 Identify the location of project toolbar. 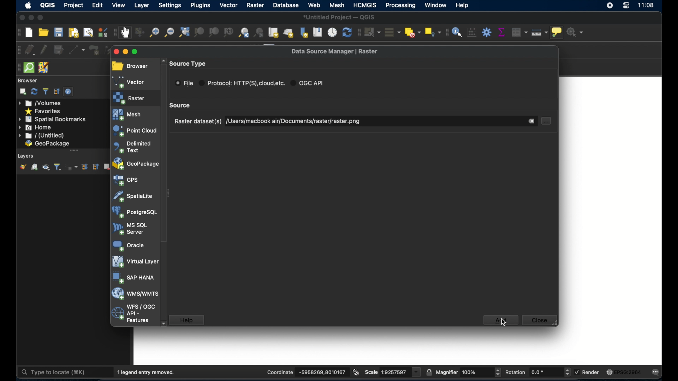
(17, 32).